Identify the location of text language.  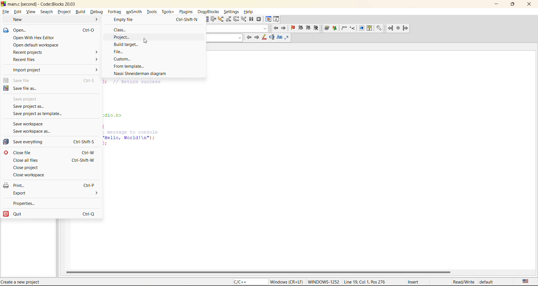
(526, 282).